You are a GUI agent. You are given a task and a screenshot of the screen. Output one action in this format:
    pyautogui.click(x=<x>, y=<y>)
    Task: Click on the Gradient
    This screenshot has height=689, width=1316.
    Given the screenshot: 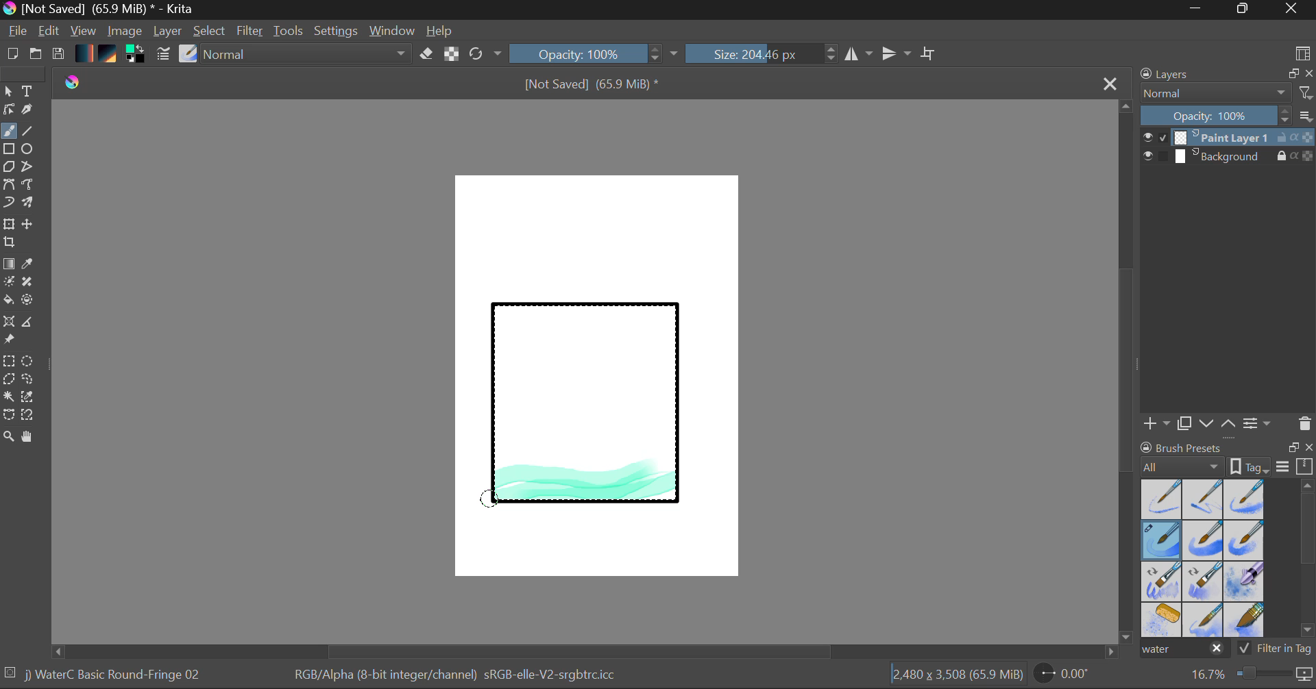 What is the action you would take?
    pyautogui.click(x=83, y=52)
    